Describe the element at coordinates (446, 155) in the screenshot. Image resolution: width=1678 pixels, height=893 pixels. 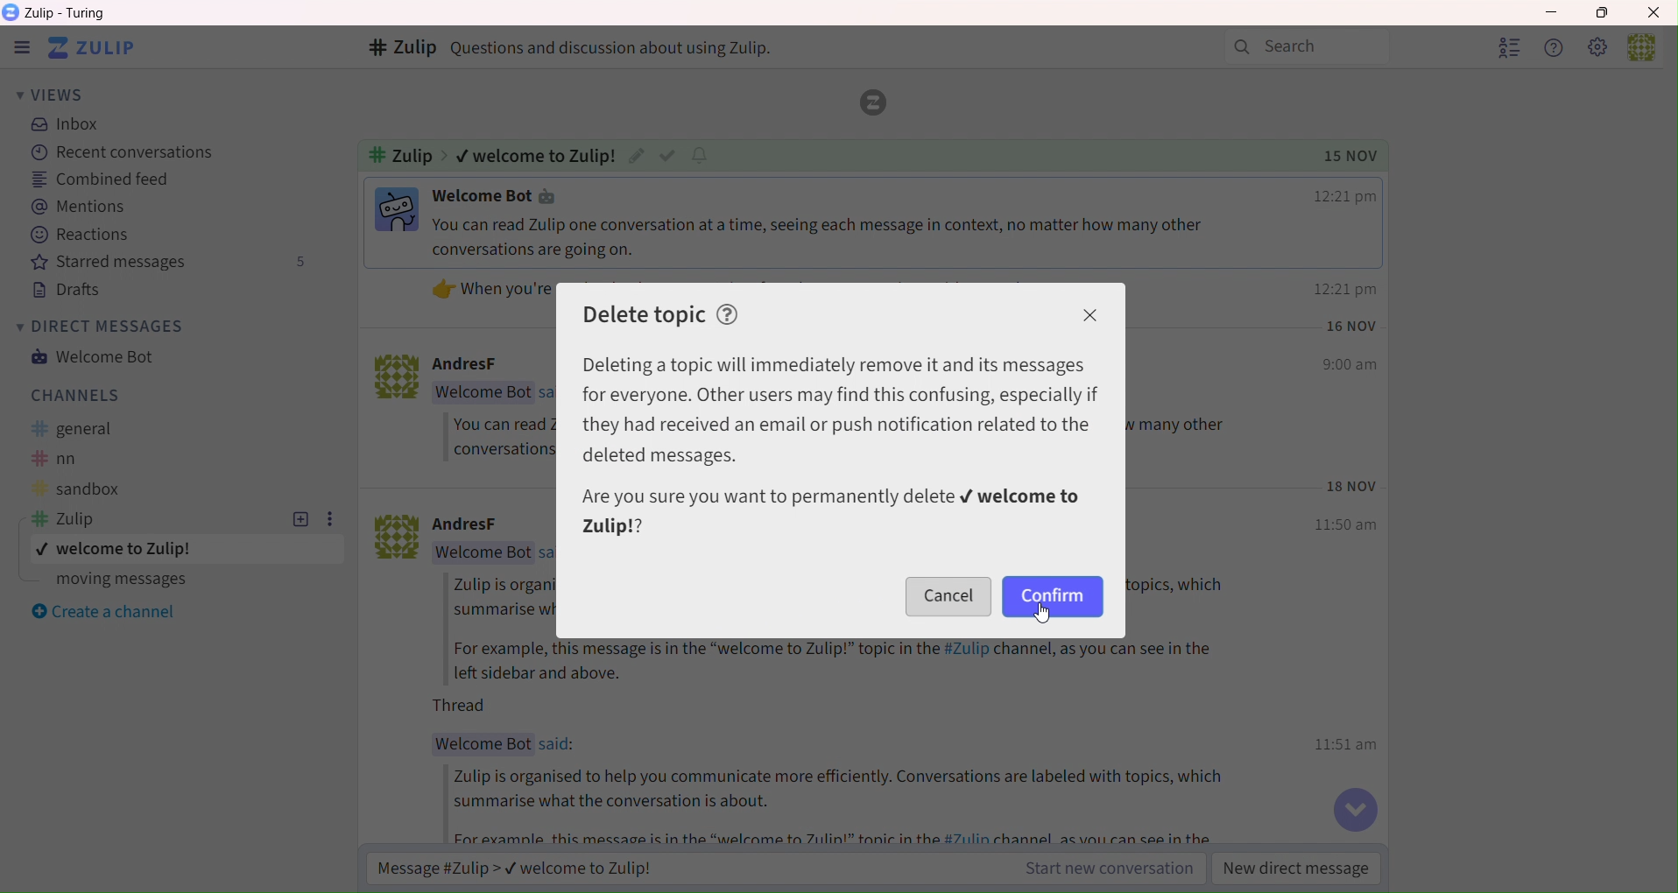
I see `Indicates pathway` at that location.